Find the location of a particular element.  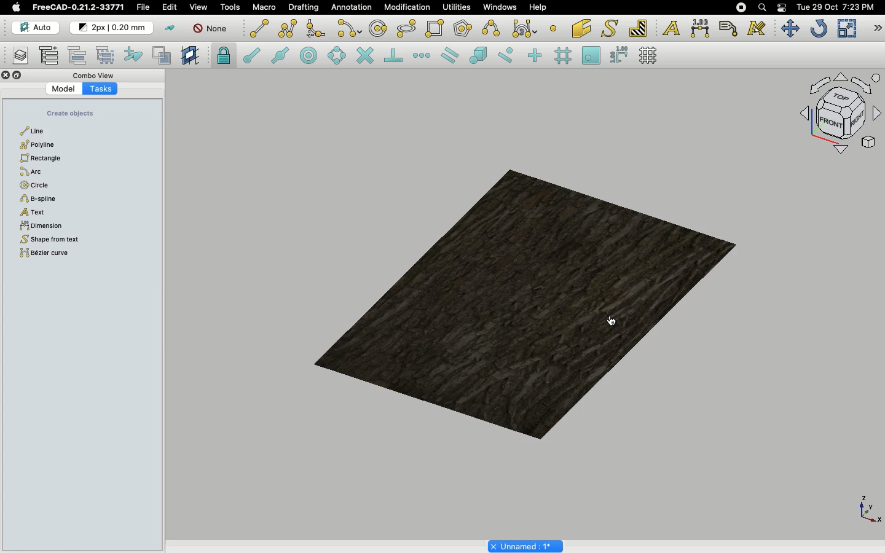

Dimension is located at coordinates (699, 28).